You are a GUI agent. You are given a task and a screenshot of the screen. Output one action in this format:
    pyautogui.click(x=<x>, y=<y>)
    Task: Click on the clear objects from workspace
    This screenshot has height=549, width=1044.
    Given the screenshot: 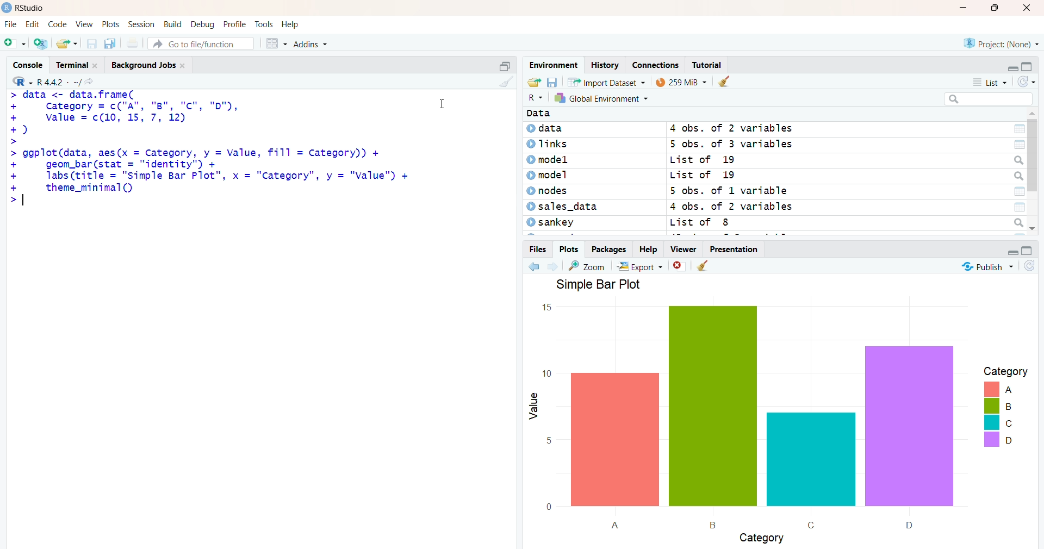 What is the action you would take?
    pyautogui.click(x=724, y=82)
    